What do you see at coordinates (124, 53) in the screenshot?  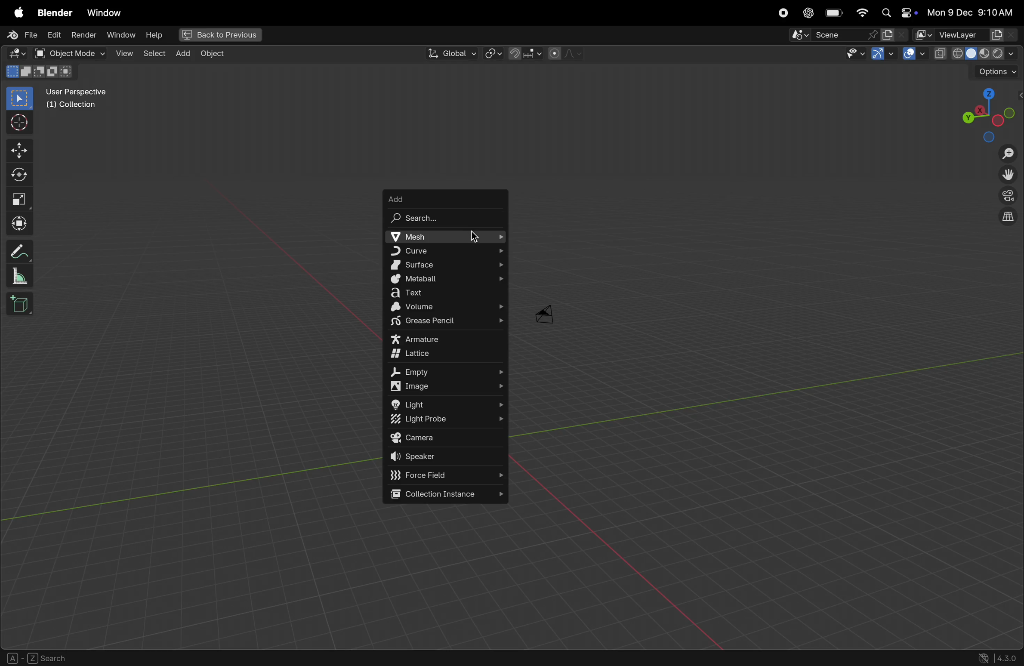 I see `view` at bounding box center [124, 53].